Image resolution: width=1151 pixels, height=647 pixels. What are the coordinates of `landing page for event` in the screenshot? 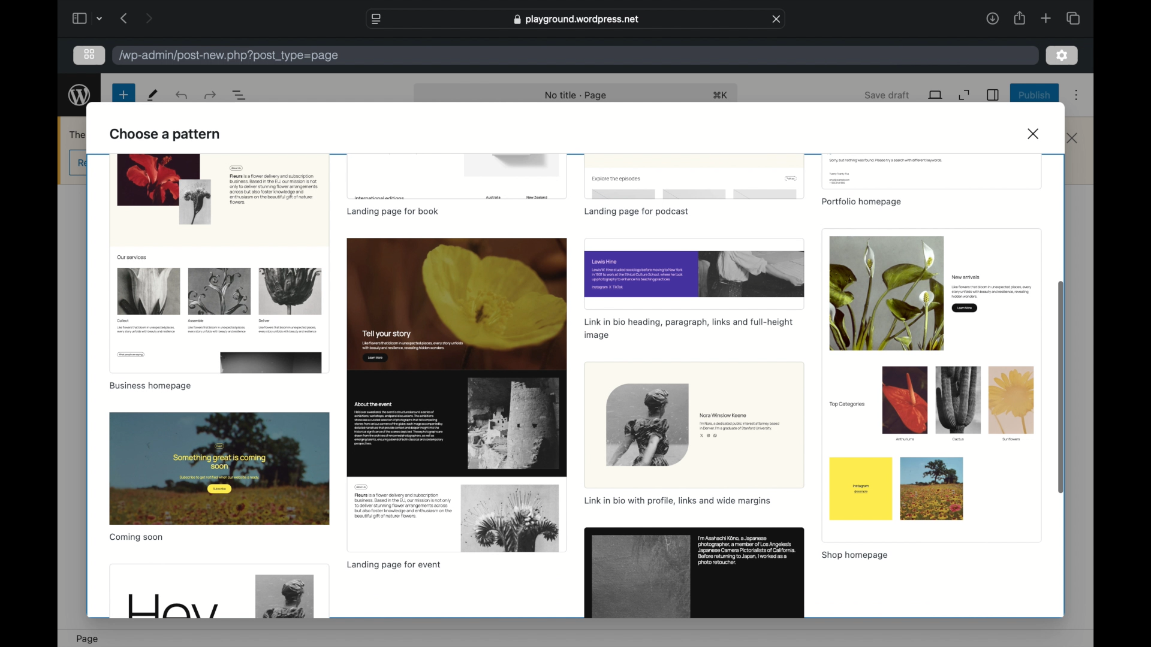 It's located at (393, 566).